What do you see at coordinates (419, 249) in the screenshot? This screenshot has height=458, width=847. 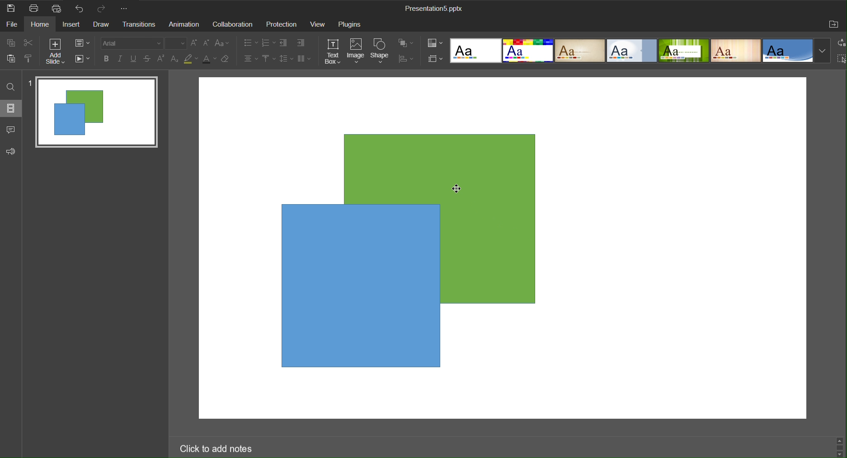 I see `Shapes` at bounding box center [419, 249].